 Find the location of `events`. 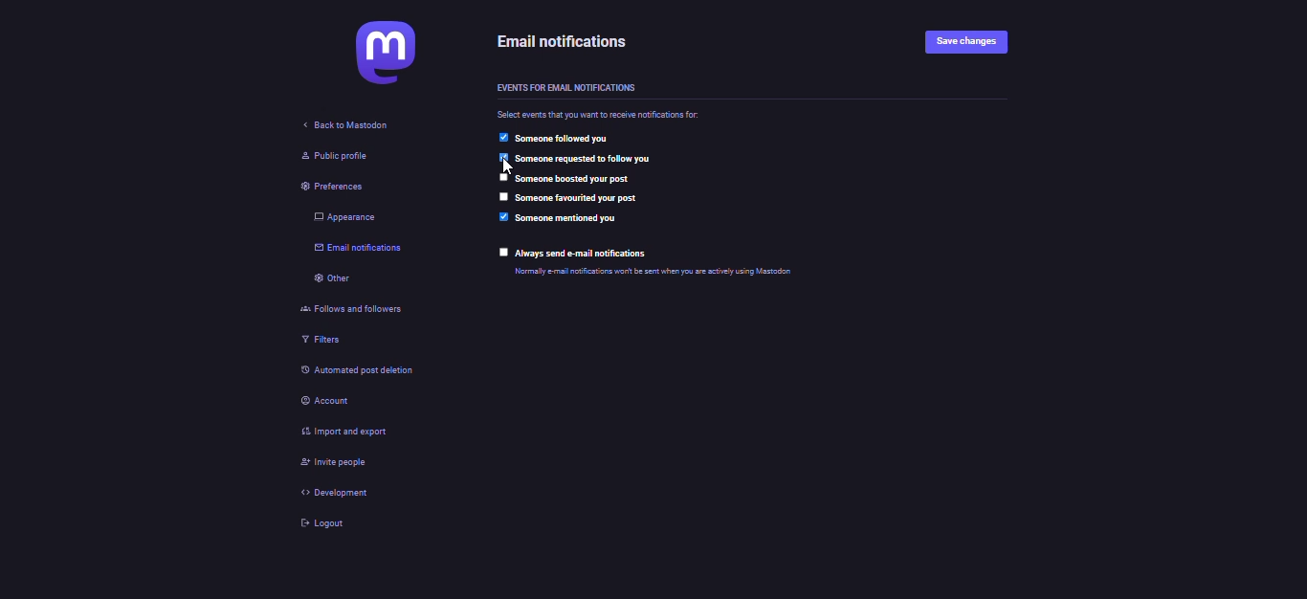

events is located at coordinates (568, 86).